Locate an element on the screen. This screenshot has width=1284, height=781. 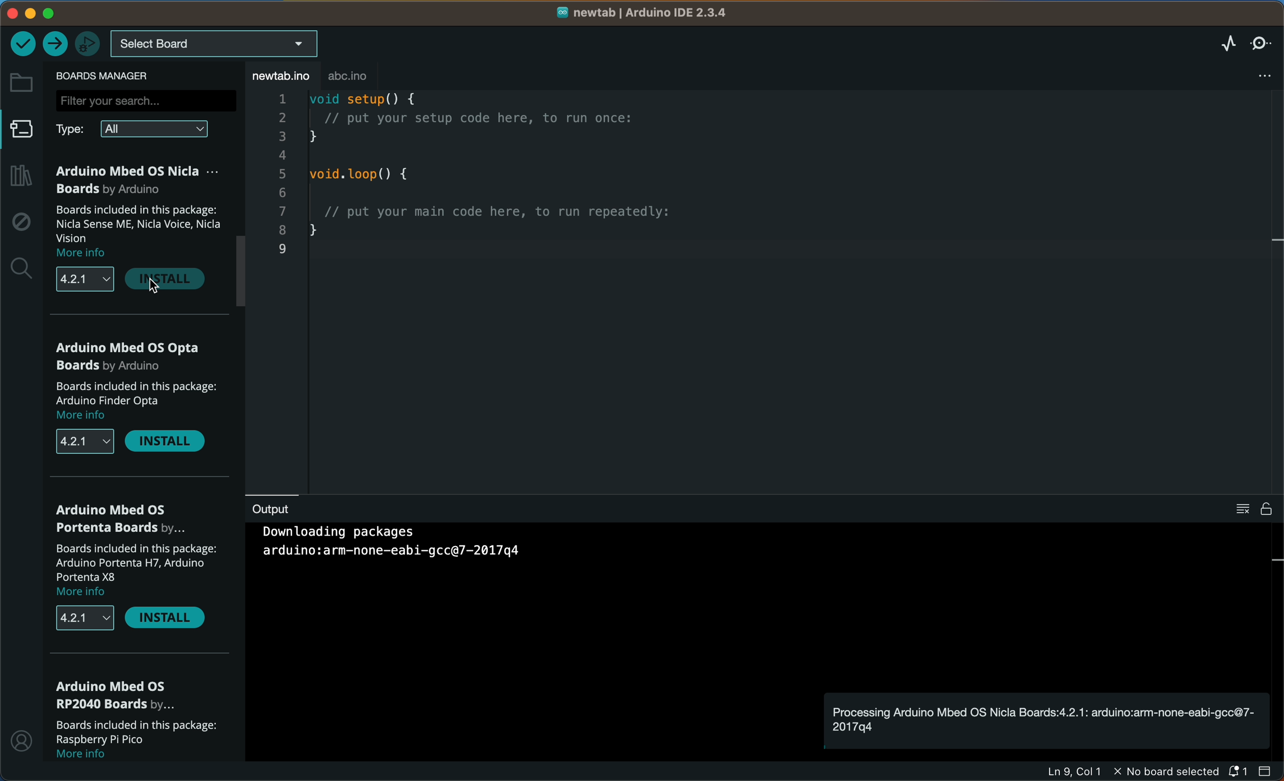
RP2040 Boards is located at coordinates (120, 695).